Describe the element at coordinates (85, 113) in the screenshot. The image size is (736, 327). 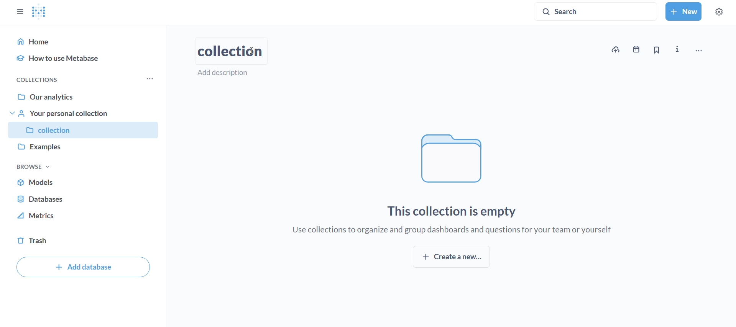
I see `your personal collection` at that location.